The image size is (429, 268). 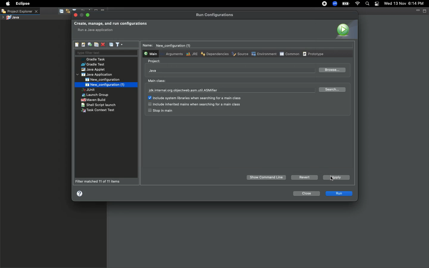 What do you see at coordinates (240, 54) in the screenshot?
I see `Source` at bounding box center [240, 54].